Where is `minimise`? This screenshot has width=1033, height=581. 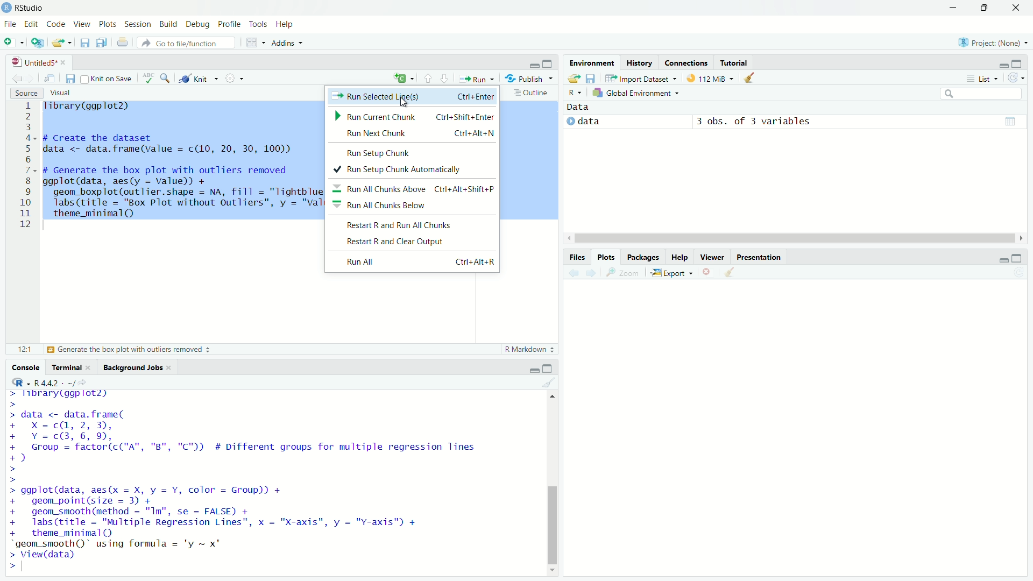
minimise is located at coordinates (941, 9).